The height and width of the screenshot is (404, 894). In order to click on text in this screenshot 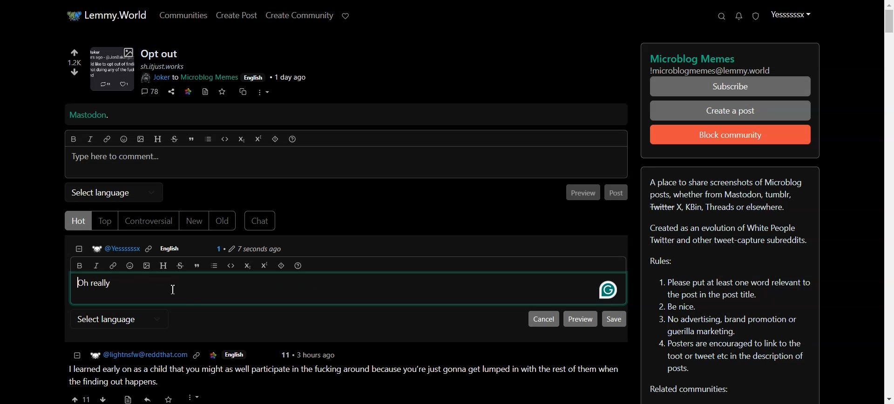, I will do `click(695, 58)`.